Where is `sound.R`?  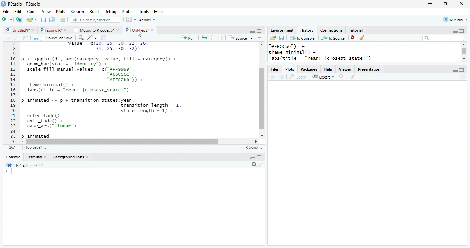 sound.R is located at coordinates (51, 30).